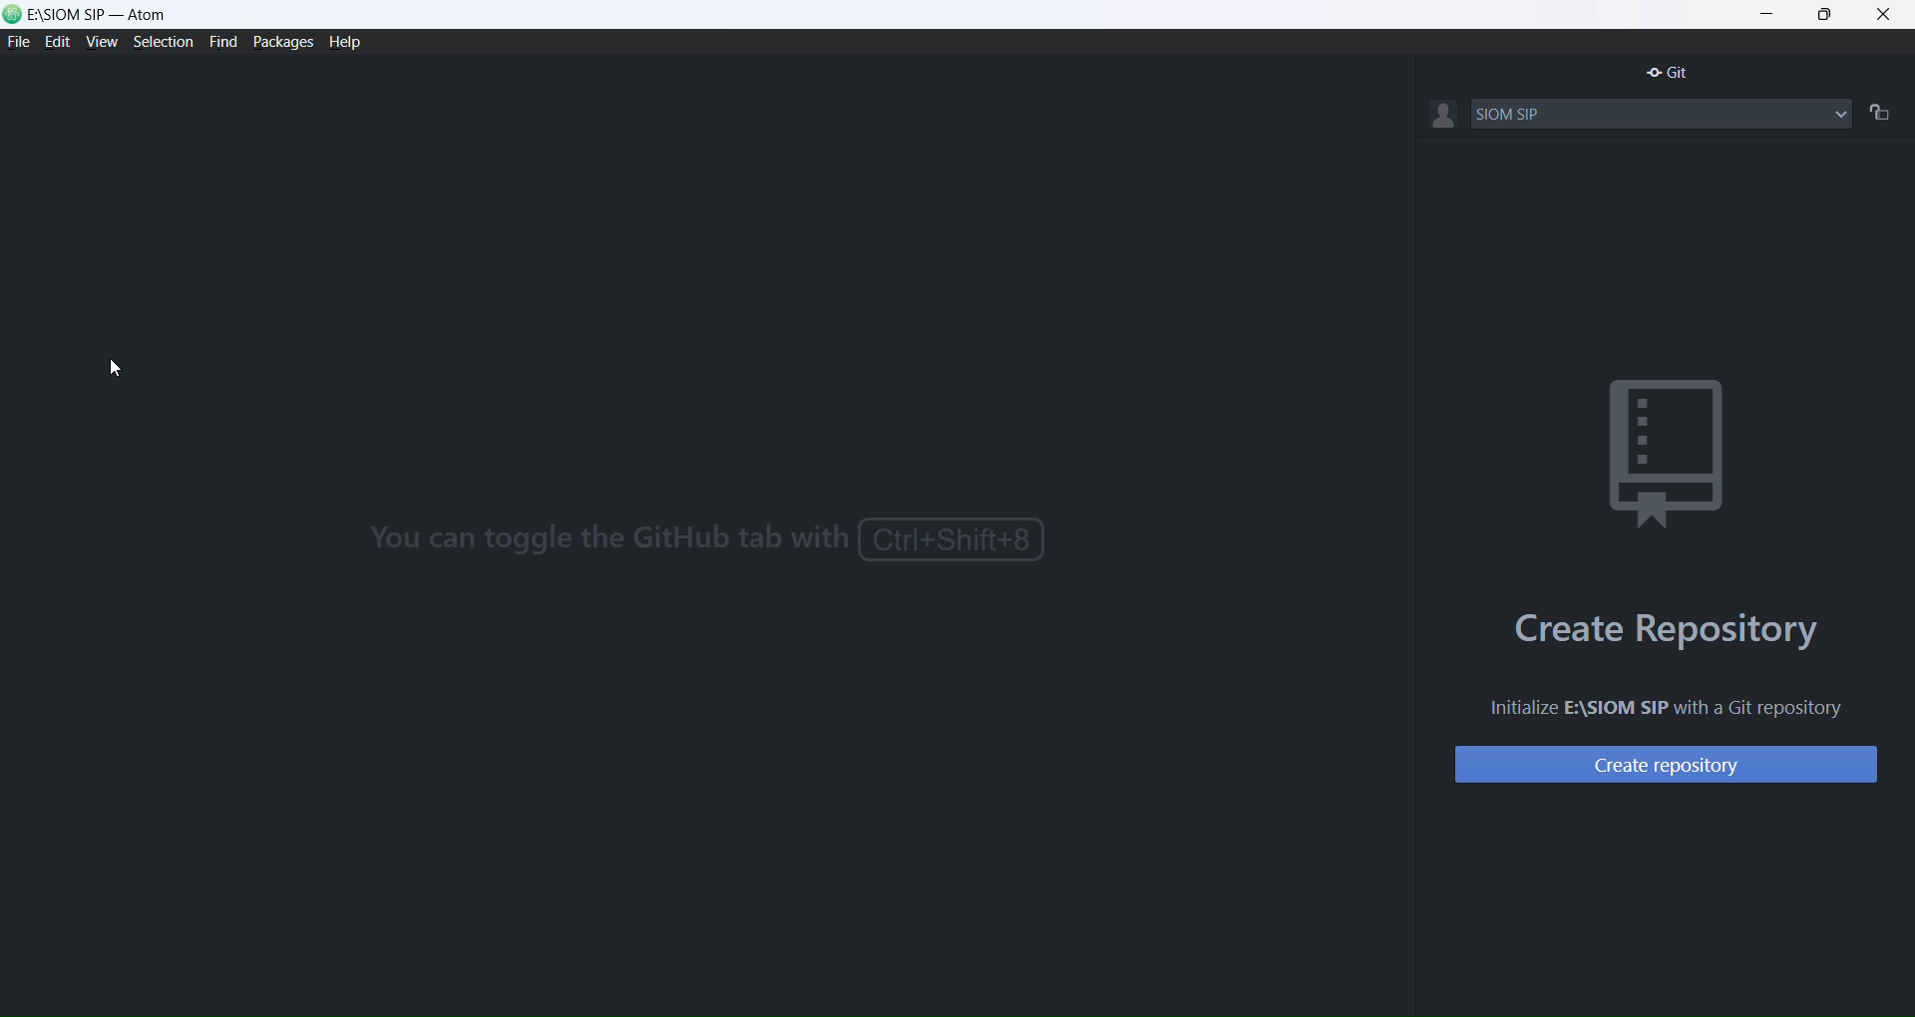 This screenshot has height=1017, width=1915. What do you see at coordinates (1883, 112) in the screenshot?
I see `follow the active pane item` at bounding box center [1883, 112].